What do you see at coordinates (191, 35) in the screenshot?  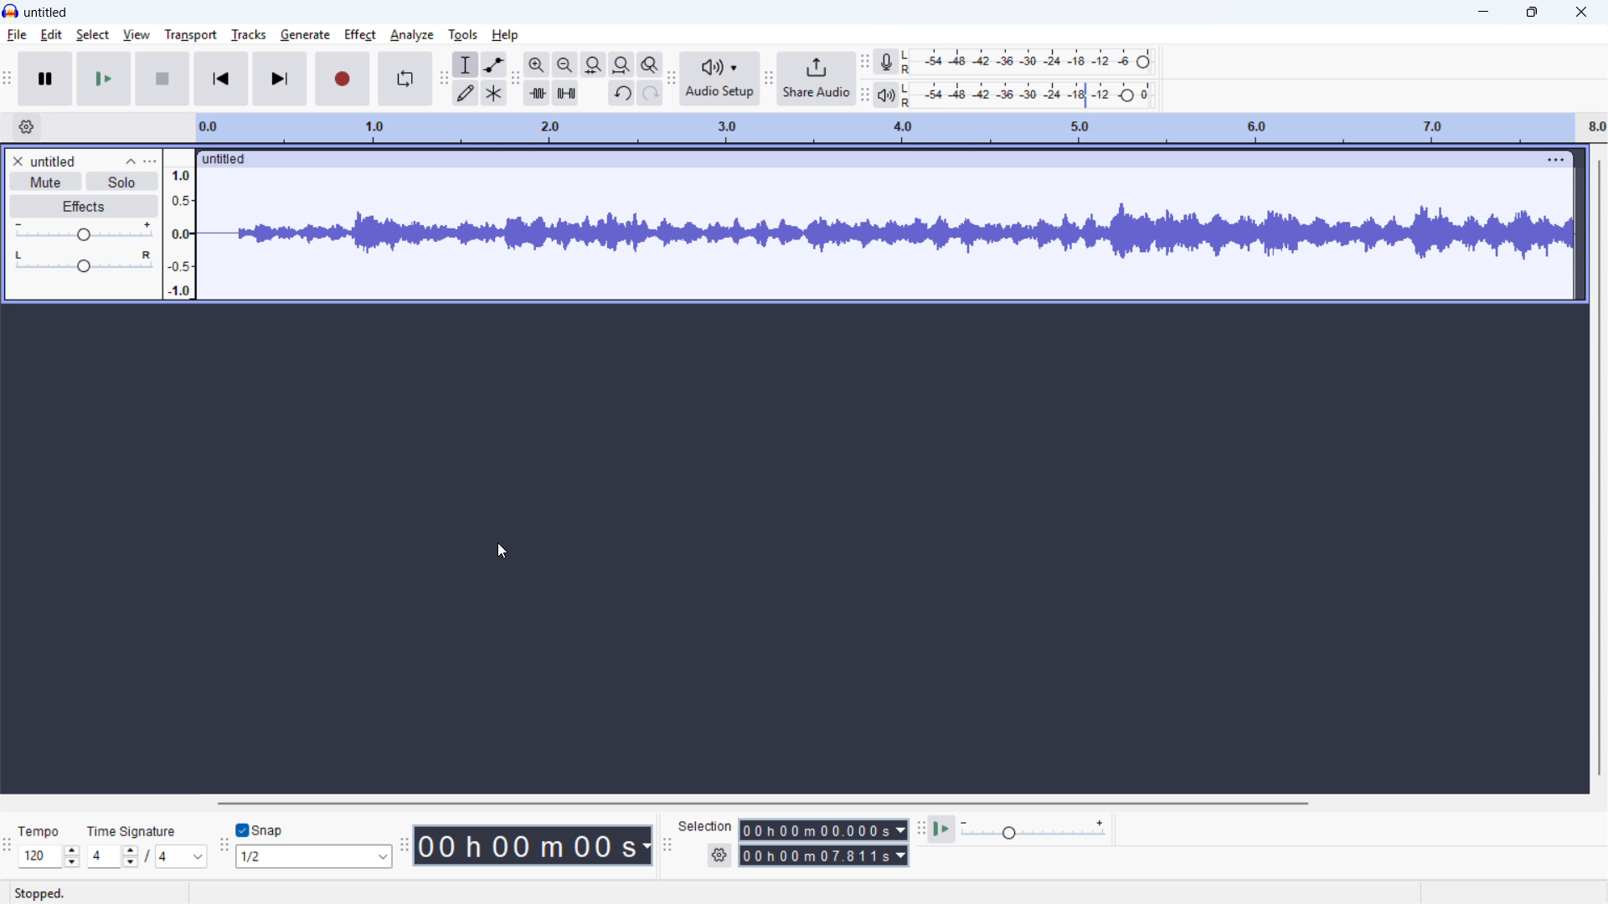 I see `transport` at bounding box center [191, 35].